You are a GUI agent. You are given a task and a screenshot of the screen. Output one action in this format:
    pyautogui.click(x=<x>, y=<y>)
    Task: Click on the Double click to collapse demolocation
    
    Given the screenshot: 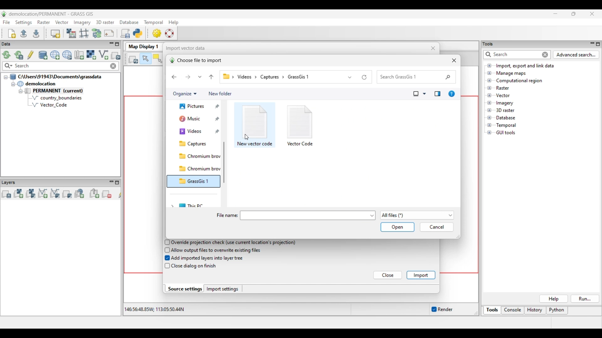 What is the action you would take?
    pyautogui.click(x=36, y=84)
    